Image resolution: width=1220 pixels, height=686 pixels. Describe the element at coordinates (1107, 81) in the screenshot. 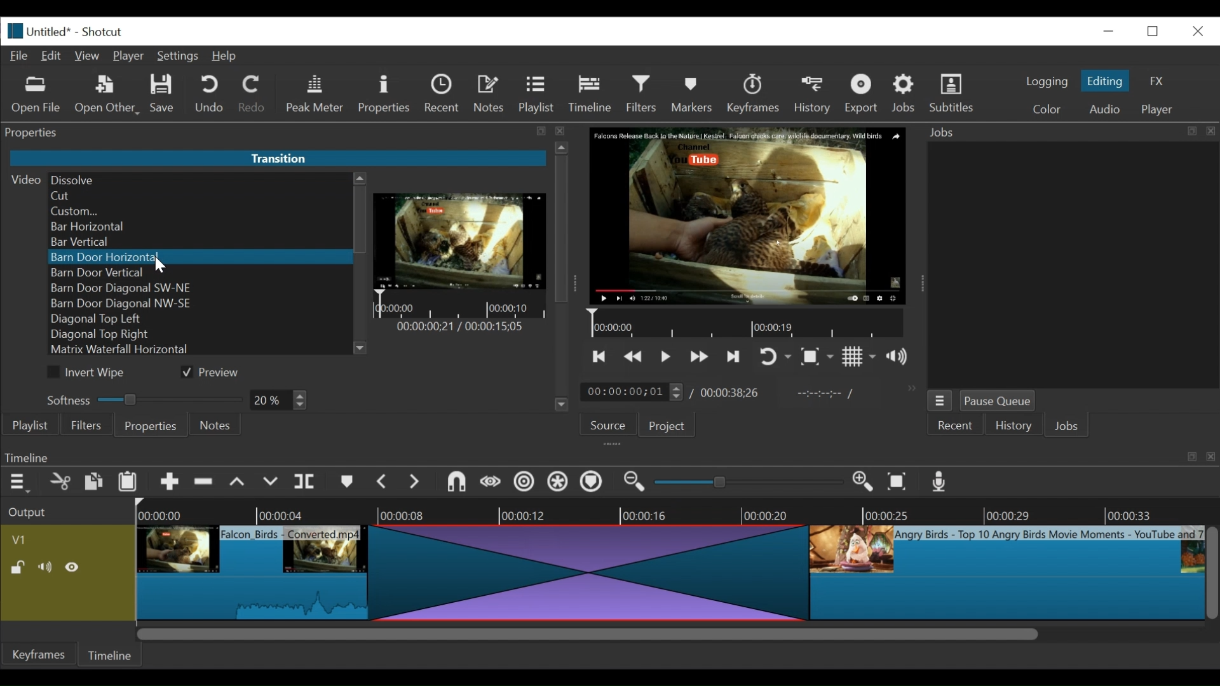

I see `Editing` at that location.